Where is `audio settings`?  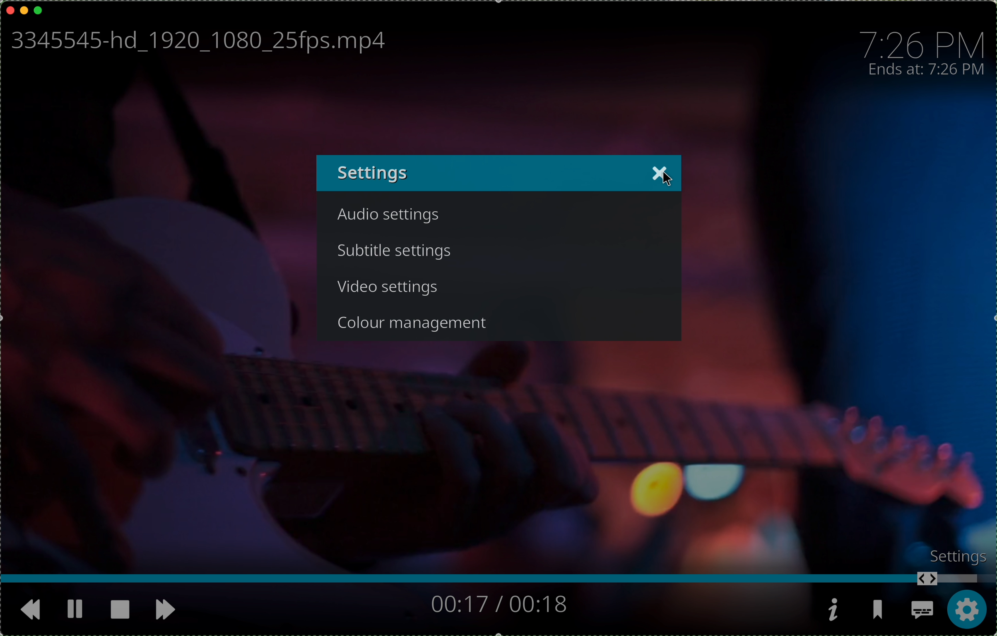 audio settings is located at coordinates (392, 218).